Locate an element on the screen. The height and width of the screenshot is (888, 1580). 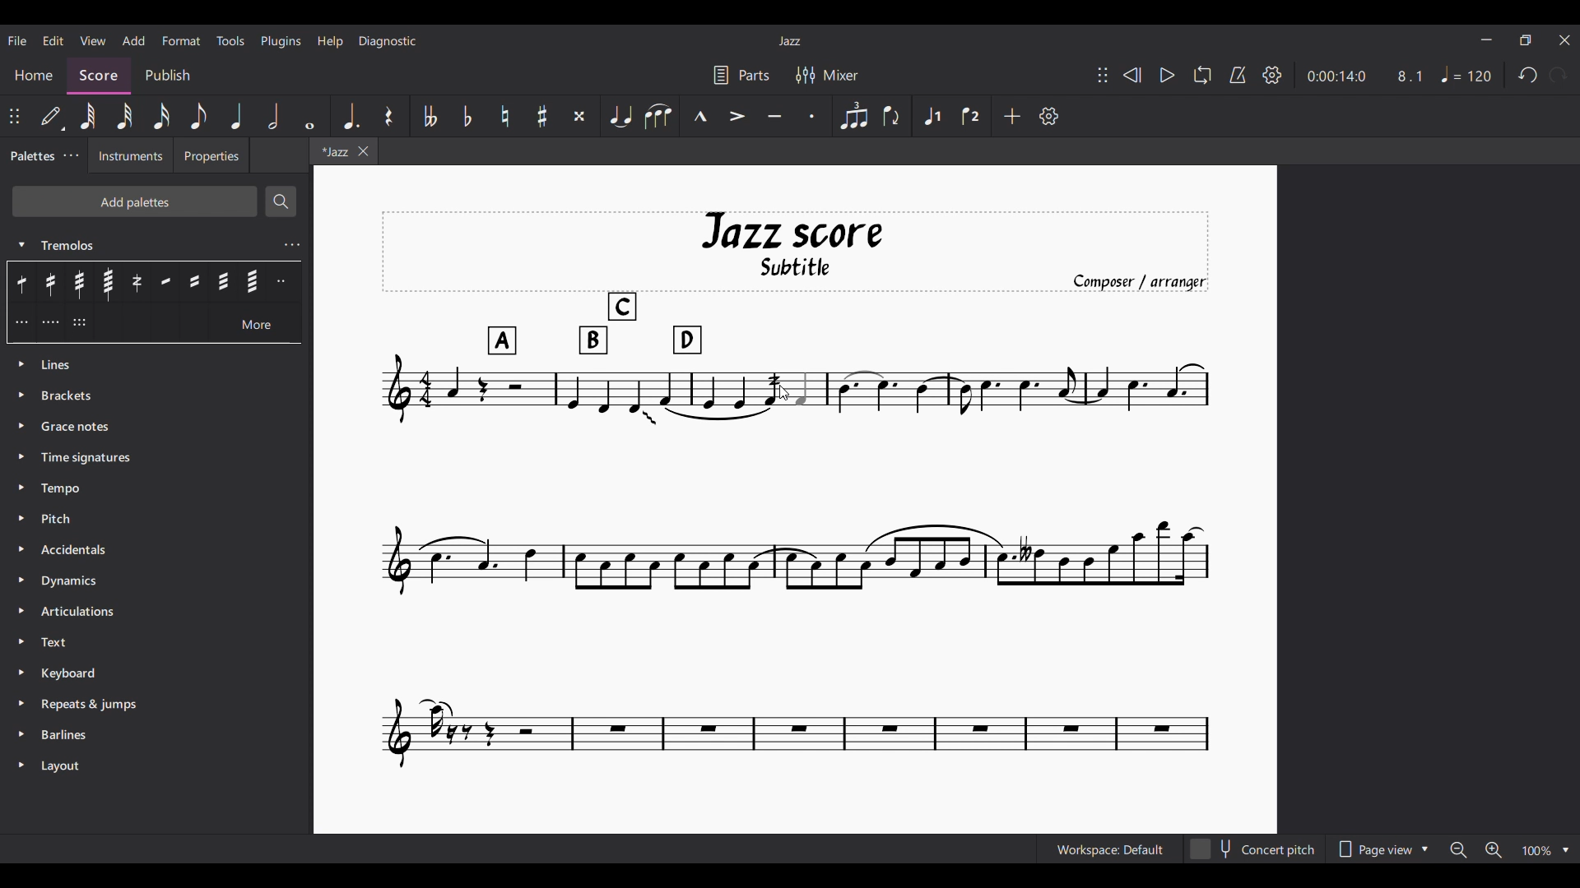
8th between notes is located at coordinates (165, 281).